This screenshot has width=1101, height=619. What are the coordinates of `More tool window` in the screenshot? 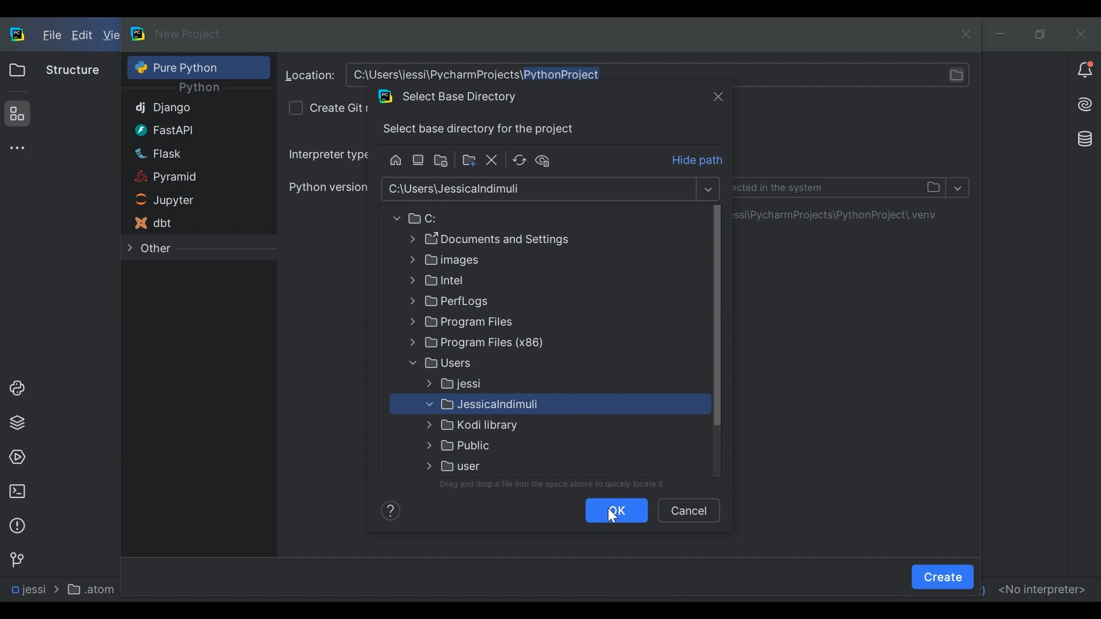 It's located at (15, 148).